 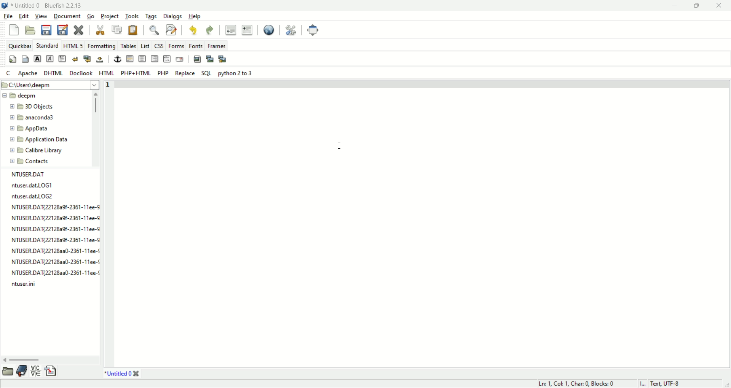 What do you see at coordinates (673, 6) in the screenshot?
I see `minimize` at bounding box center [673, 6].